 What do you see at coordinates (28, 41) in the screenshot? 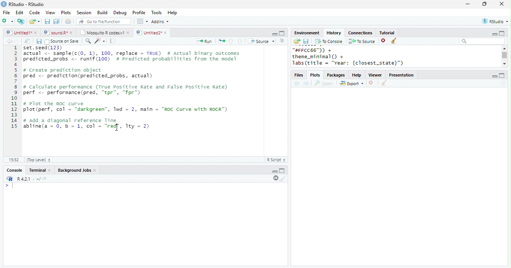
I see `show in new window` at bounding box center [28, 41].